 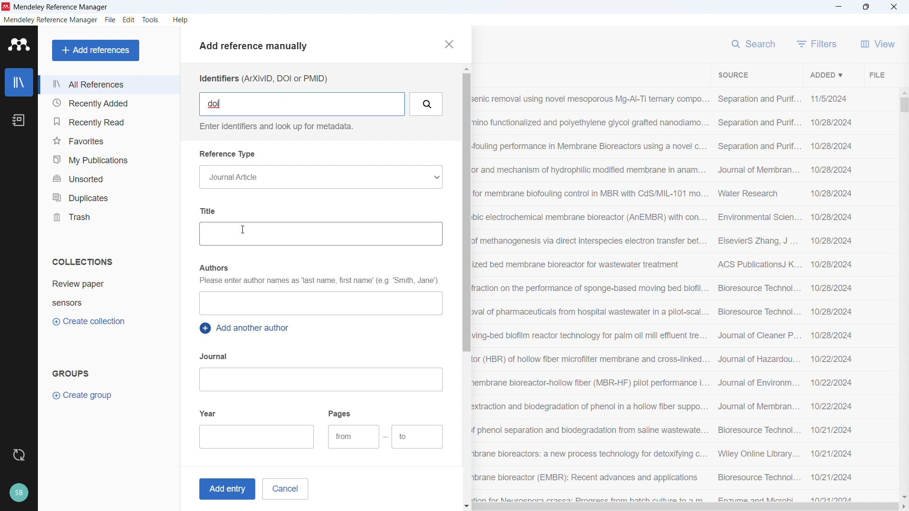 What do you see at coordinates (866, 7) in the screenshot?
I see ` Maximise` at bounding box center [866, 7].